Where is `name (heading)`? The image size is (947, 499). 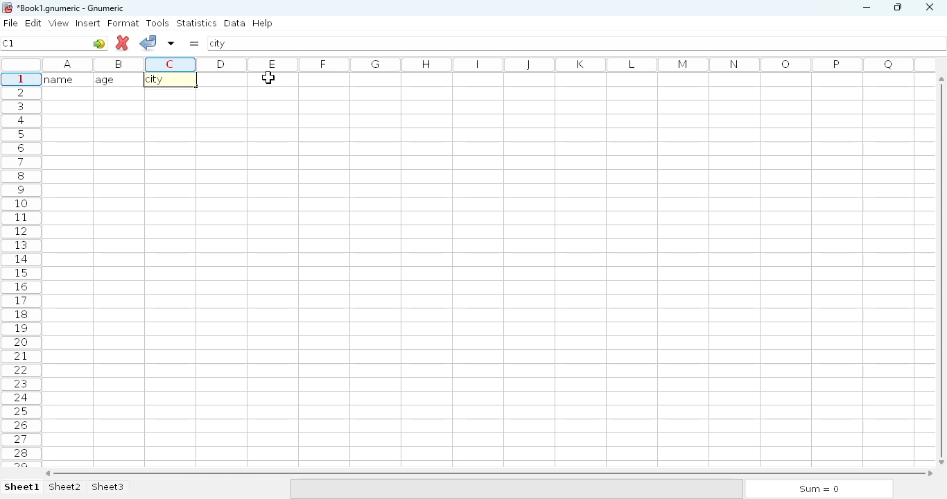
name (heading) is located at coordinates (63, 79).